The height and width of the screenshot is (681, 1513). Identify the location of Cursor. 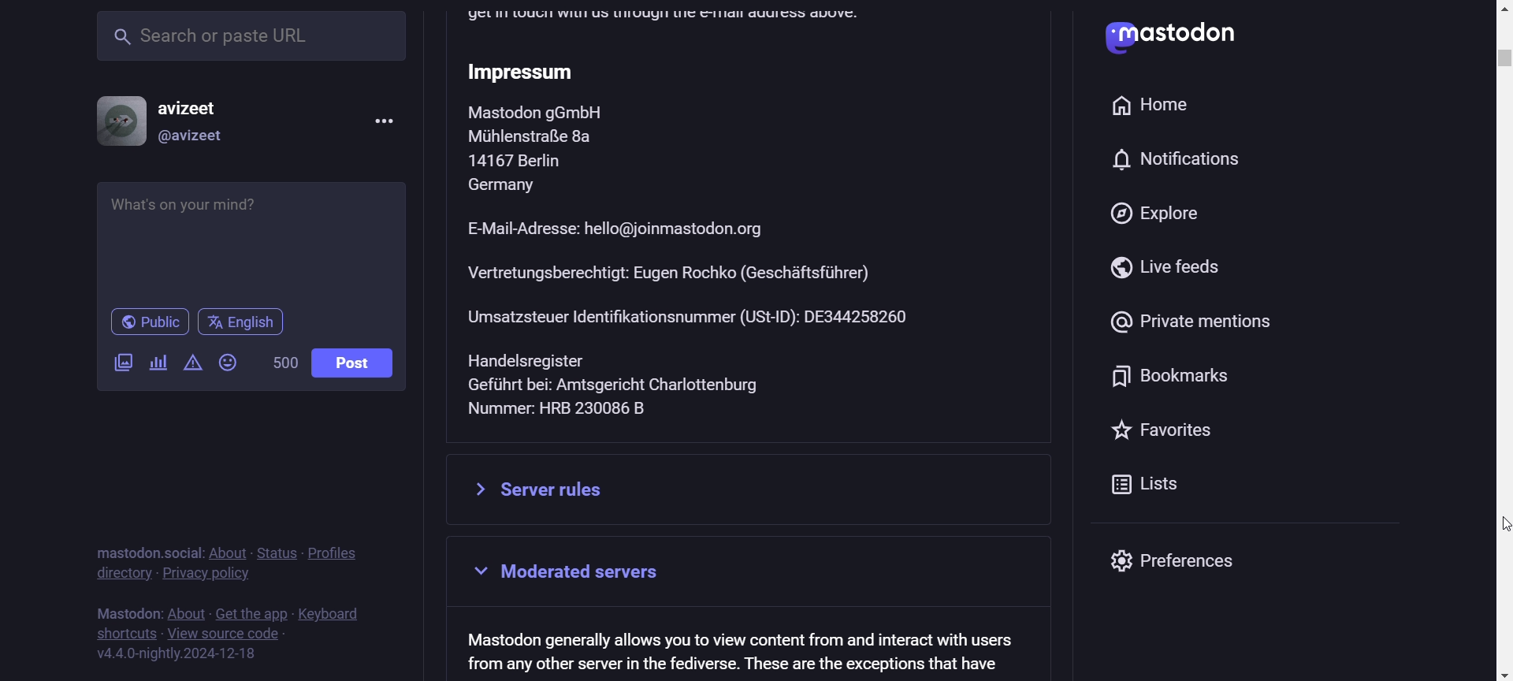
(1492, 523).